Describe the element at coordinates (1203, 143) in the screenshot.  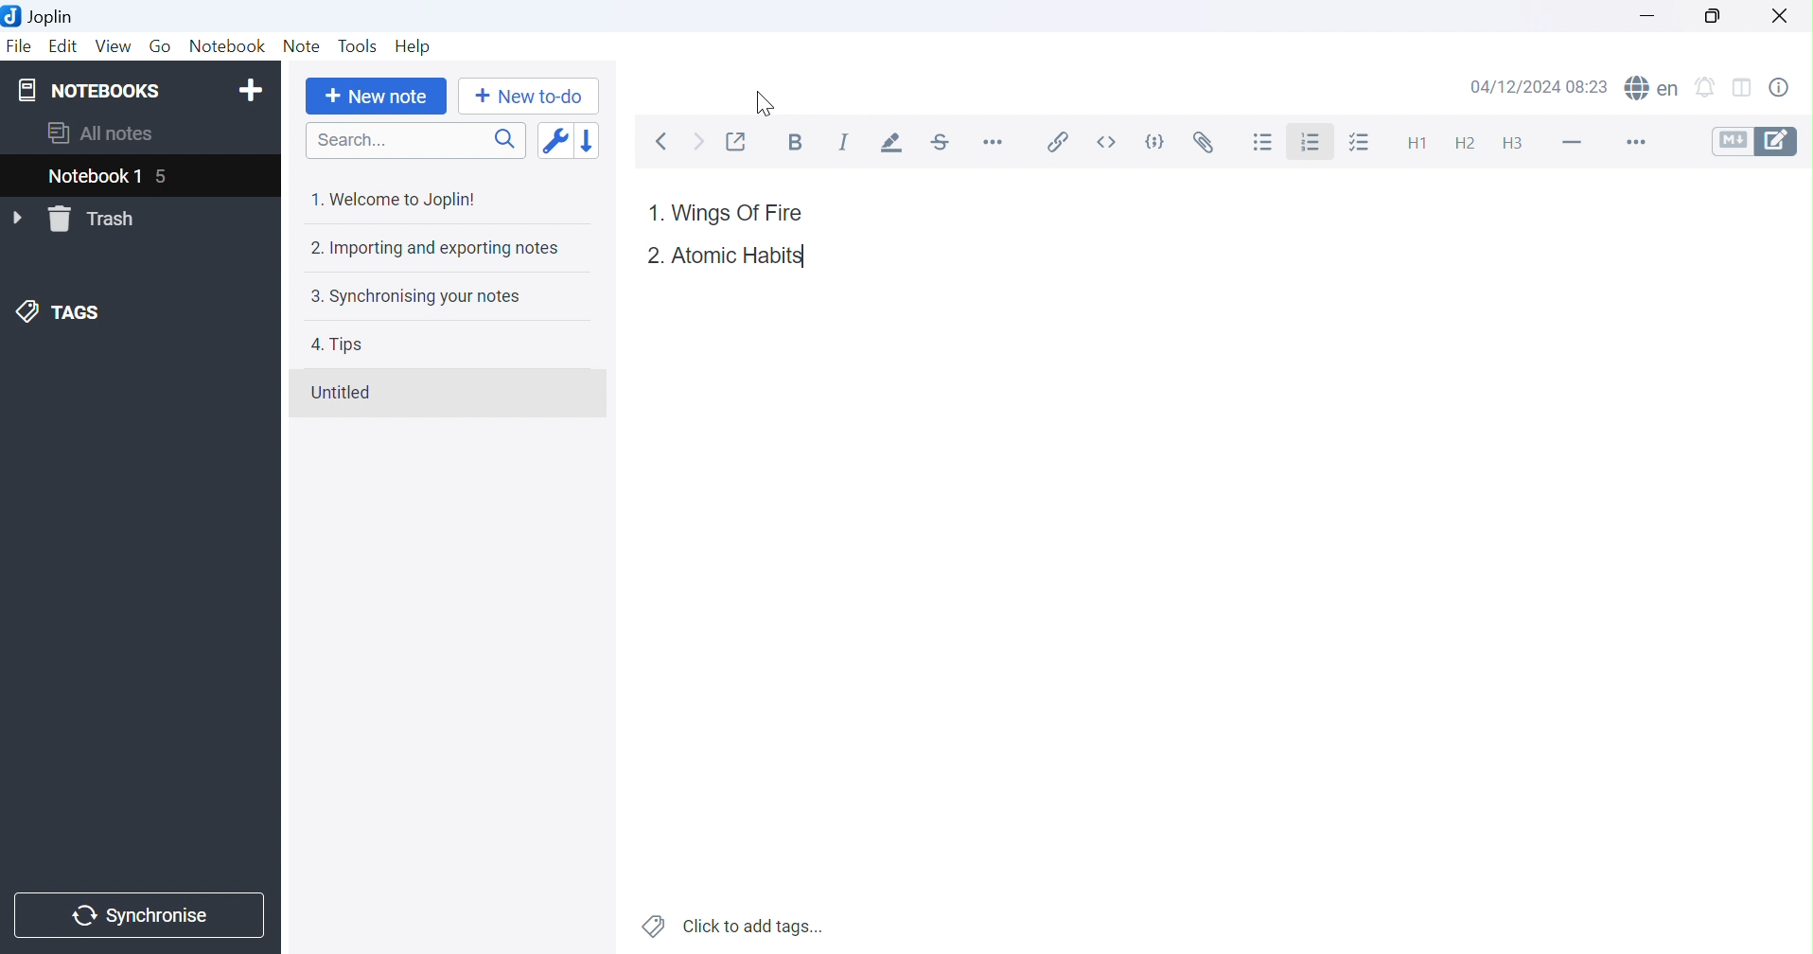
I see `Attach file` at that location.